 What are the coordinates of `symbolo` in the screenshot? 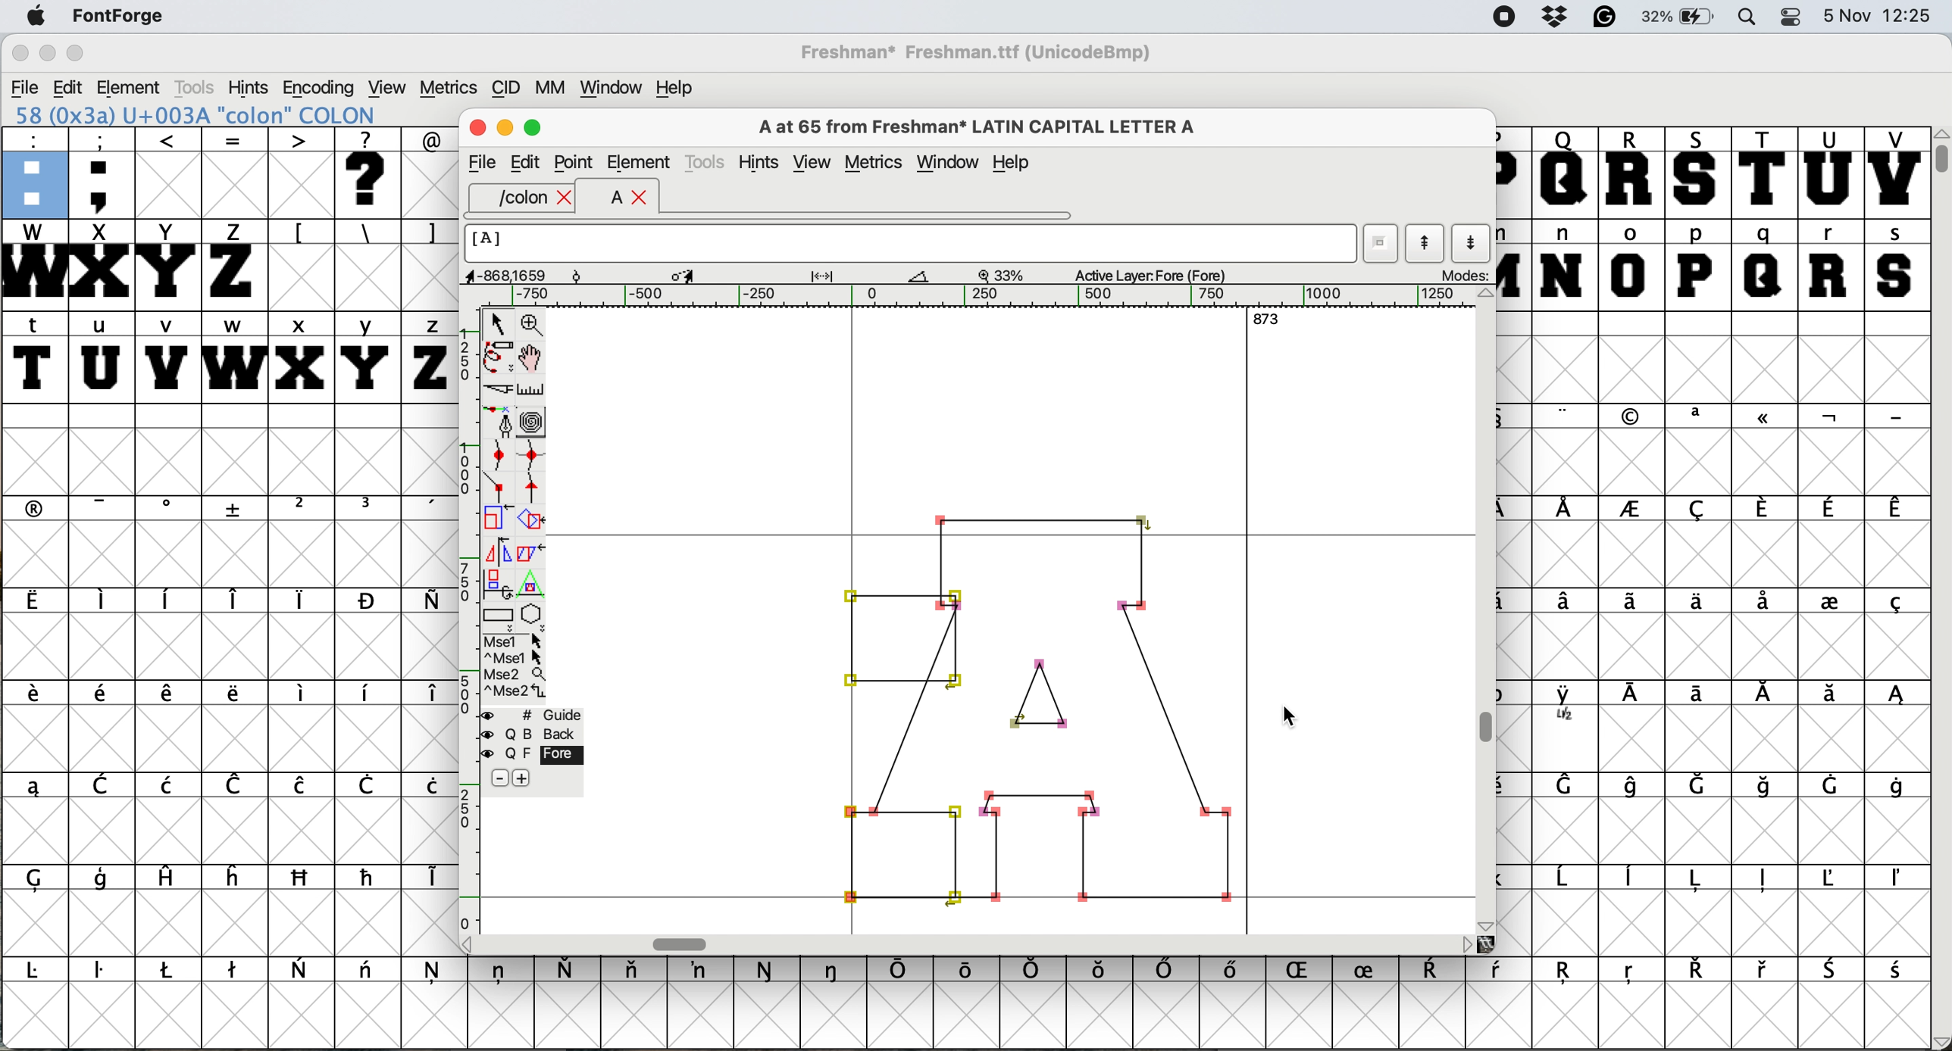 It's located at (303, 694).